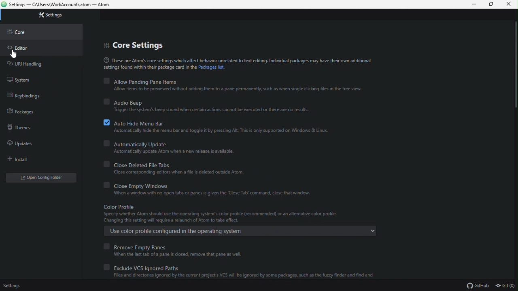  I want to click on Audio beep, so click(208, 103).